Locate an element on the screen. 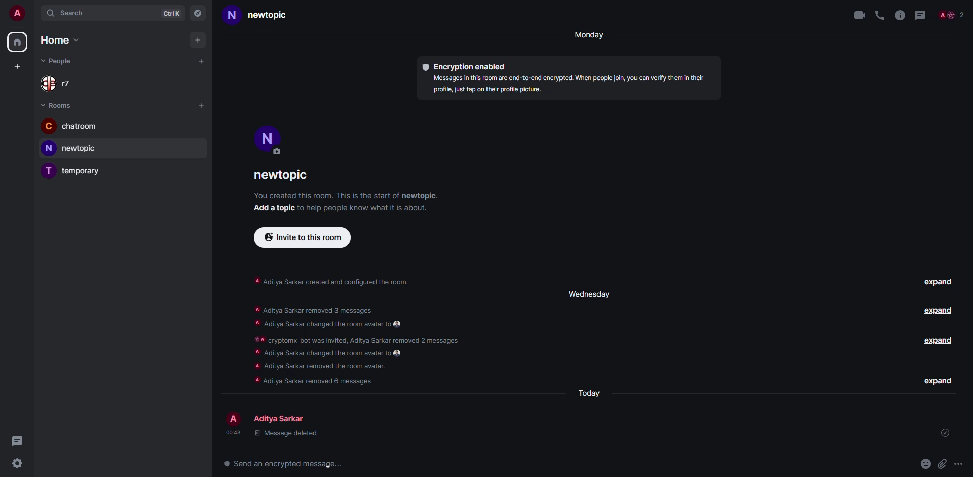  search is located at coordinates (68, 14).